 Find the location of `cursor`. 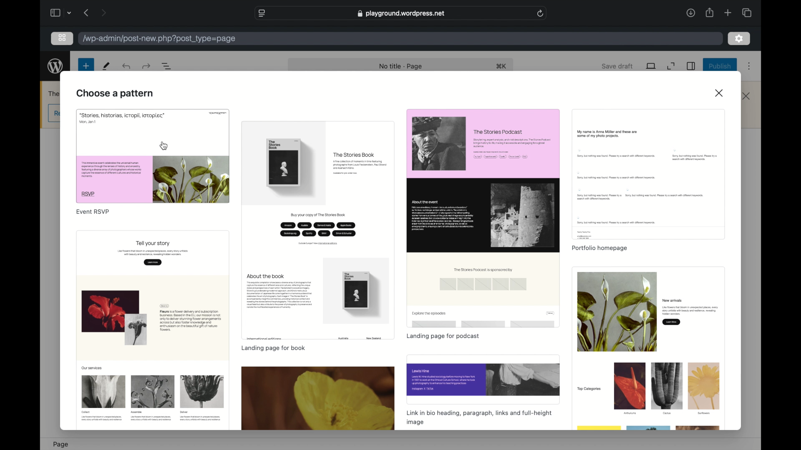

cursor is located at coordinates (164, 145).